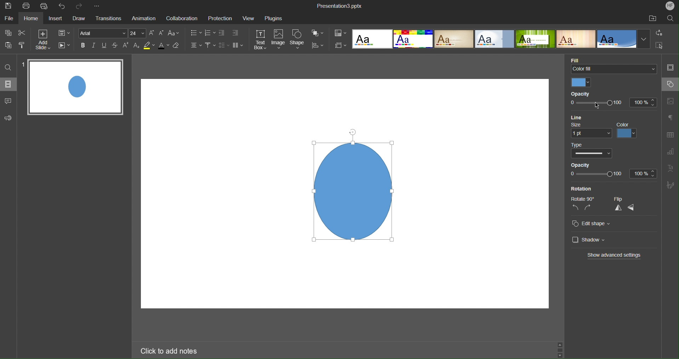  What do you see at coordinates (194, 46) in the screenshot?
I see `Alignment` at bounding box center [194, 46].